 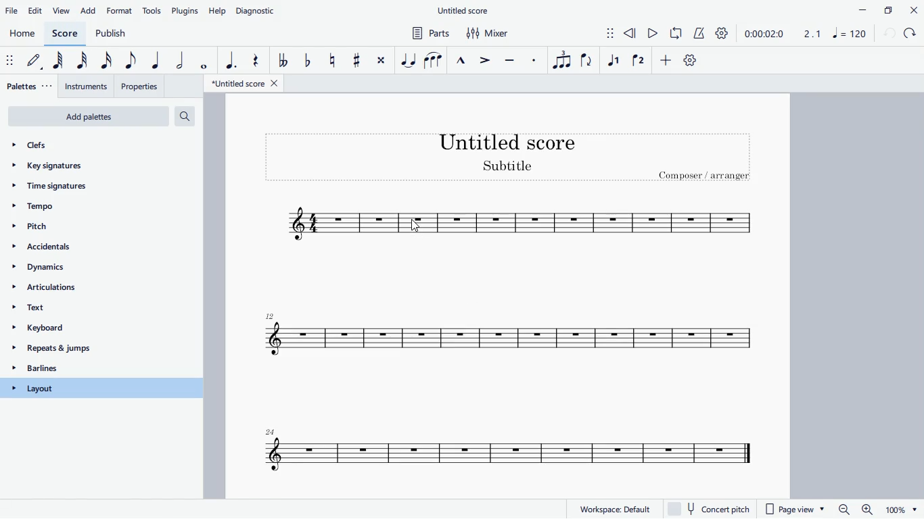 I want to click on 32nd note, so click(x=86, y=60).